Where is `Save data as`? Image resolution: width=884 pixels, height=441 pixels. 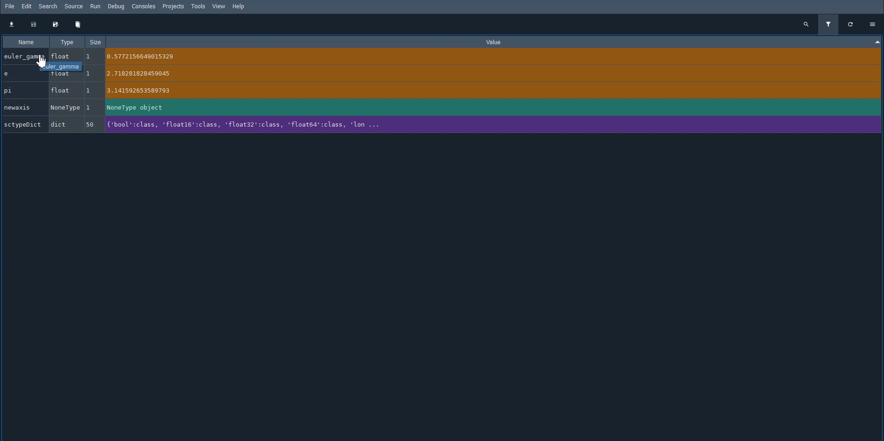 Save data as is located at coordinates (56, 25).